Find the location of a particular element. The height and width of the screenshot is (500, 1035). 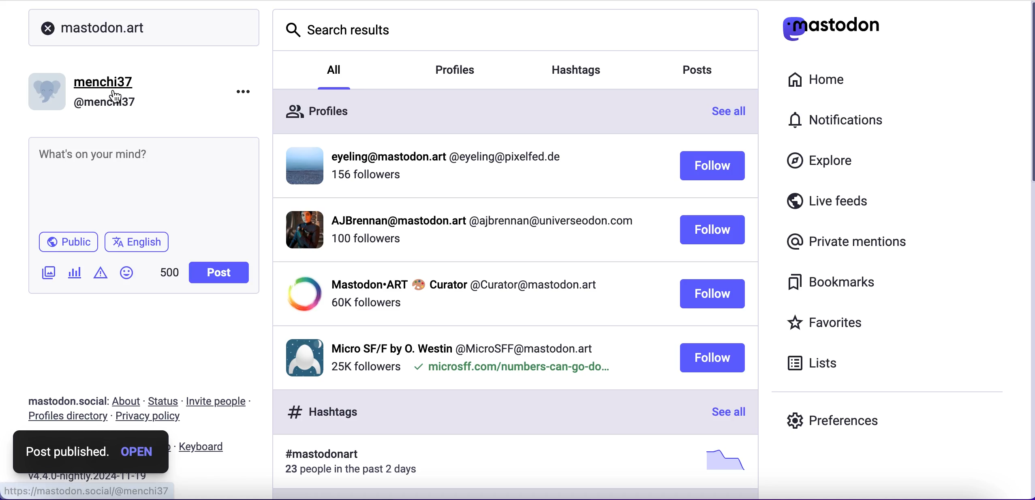

options is located at coordinates (247, 92).